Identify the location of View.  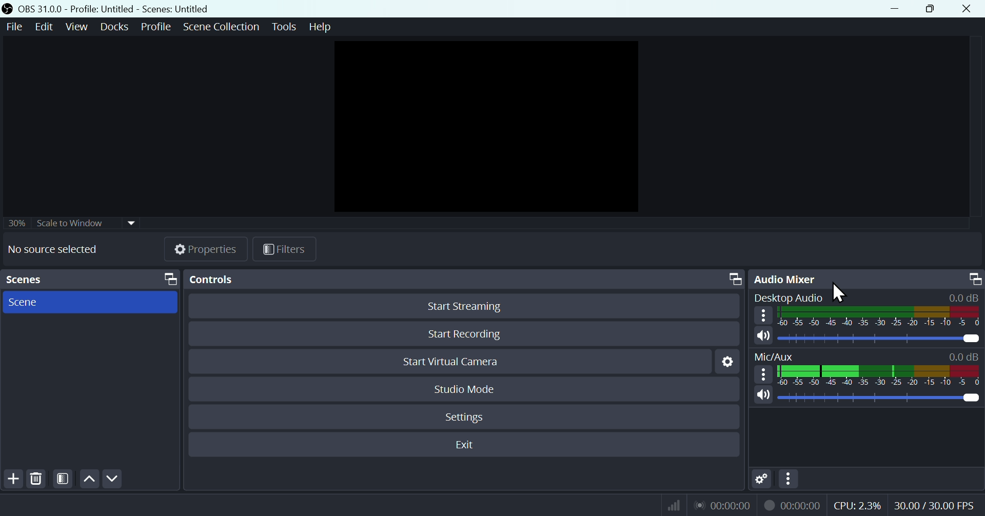
(76, 26).